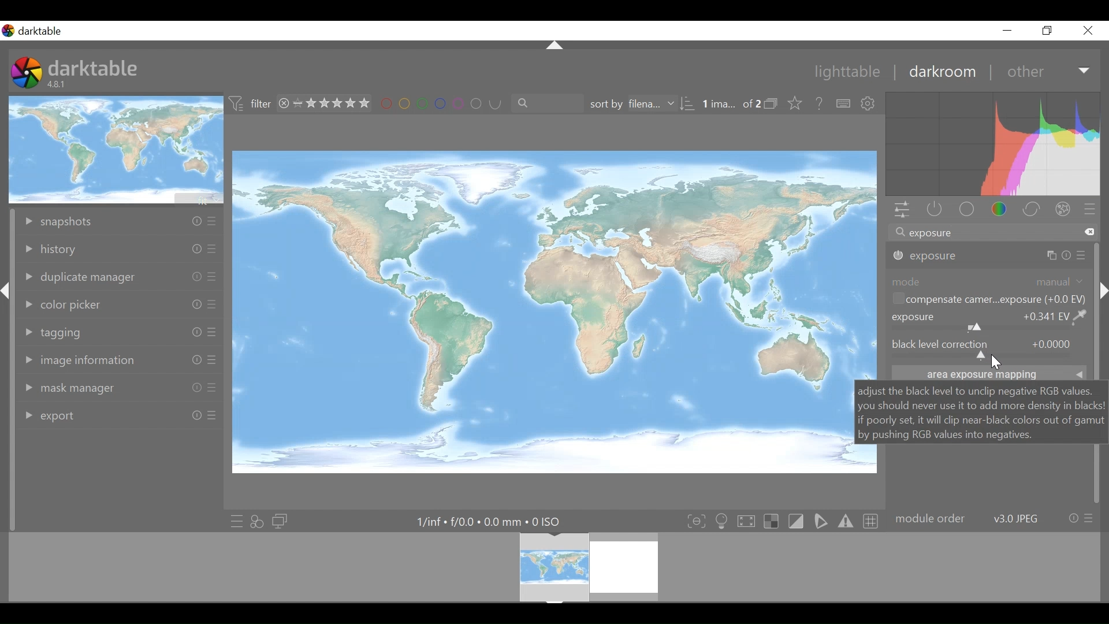  What do you see at coordinates (1031, 209) in the screenshot?
I see `correct` at bounding box center [1031, 209].